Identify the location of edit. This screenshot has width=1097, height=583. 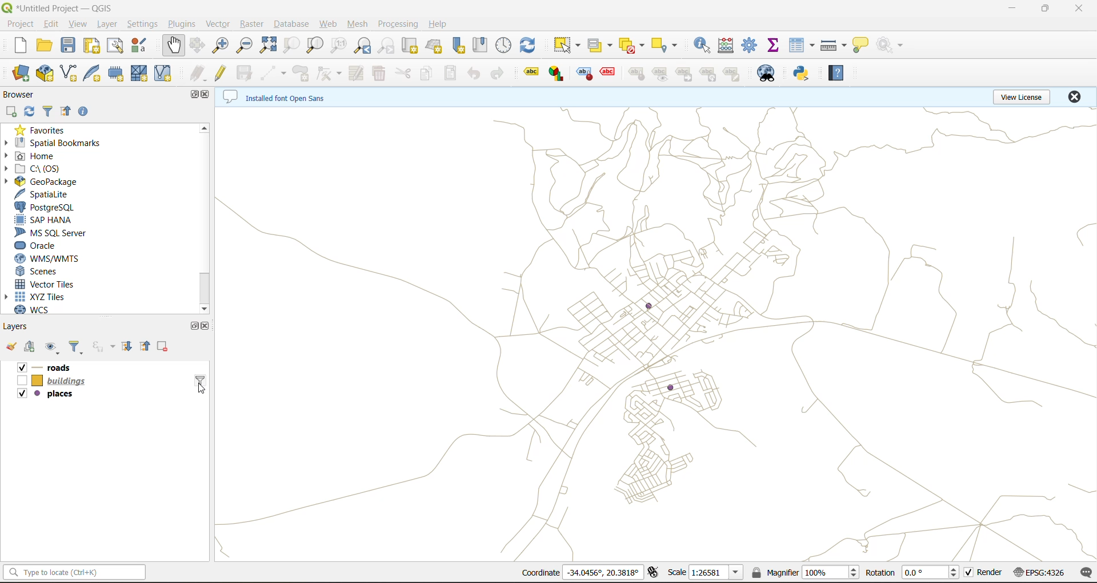
(54, 25).